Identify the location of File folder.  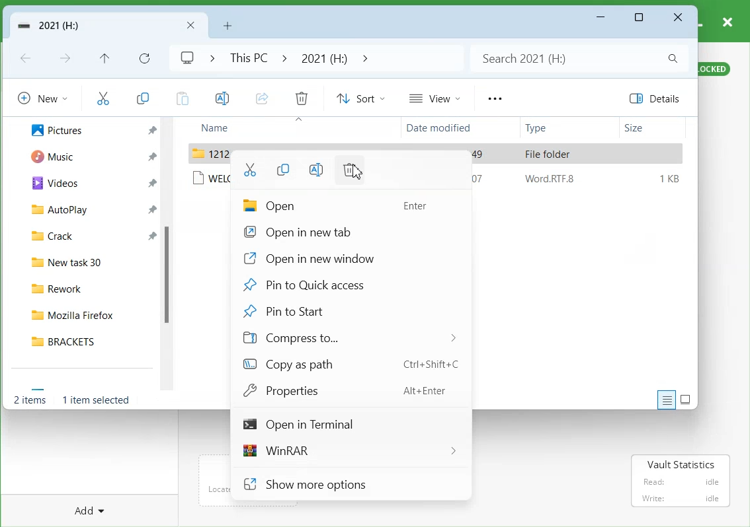
(550, 154).